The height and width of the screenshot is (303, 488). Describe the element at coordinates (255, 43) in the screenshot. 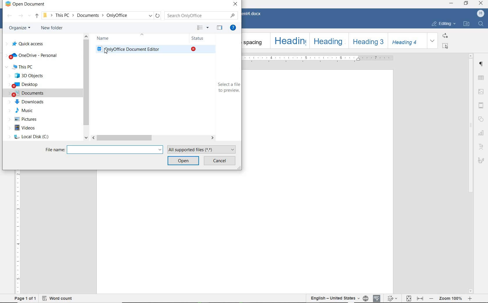

I see `No spacing` at that location.